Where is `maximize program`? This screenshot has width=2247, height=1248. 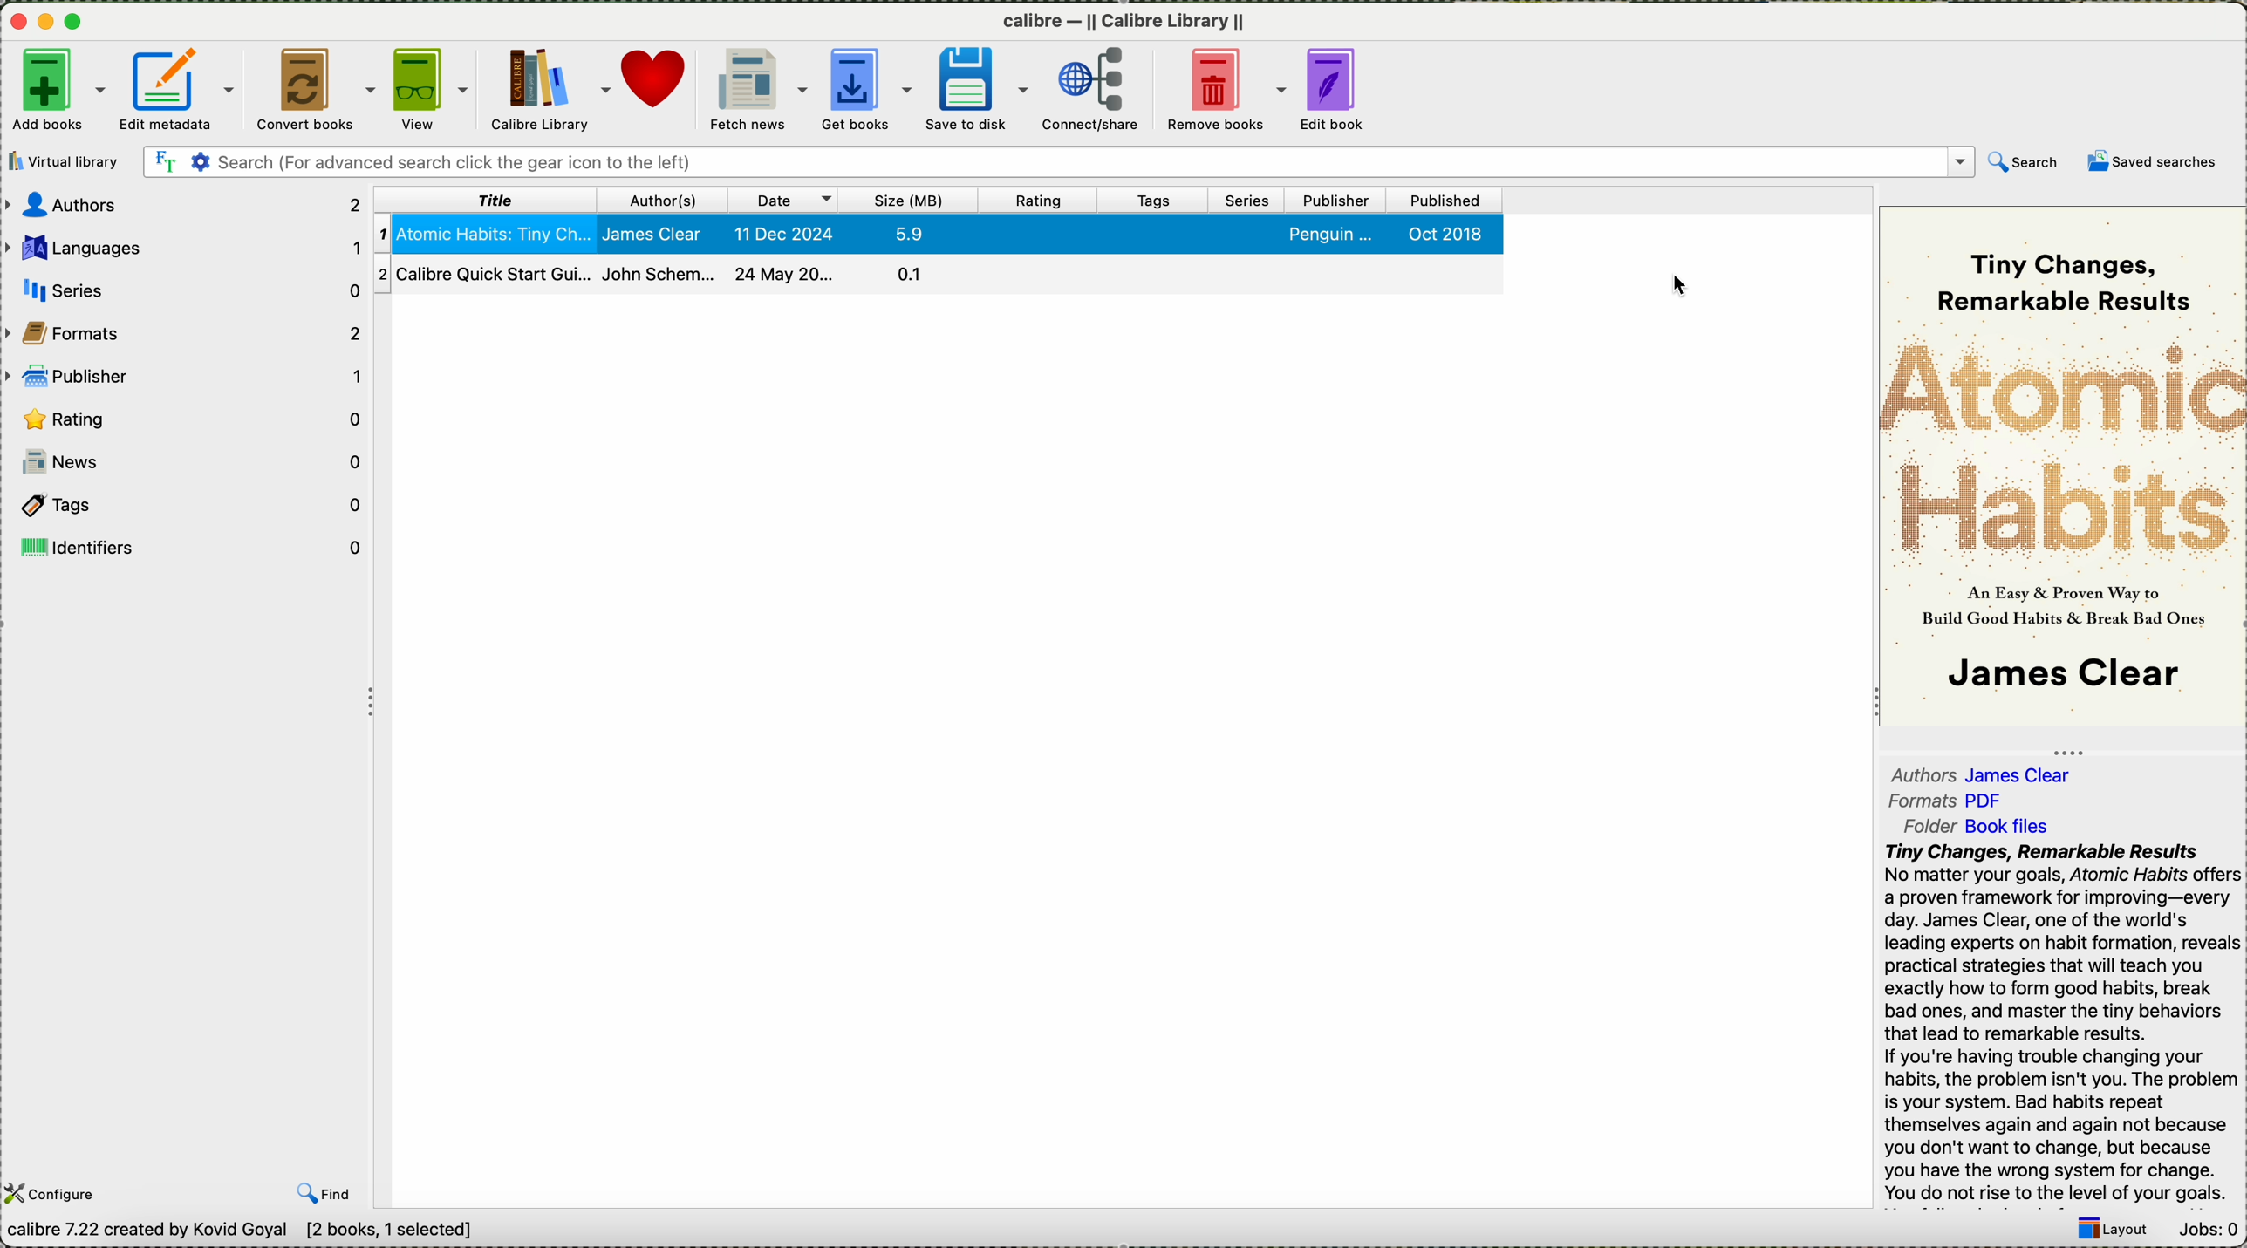 maximize program is located at coordinates (77, 23).